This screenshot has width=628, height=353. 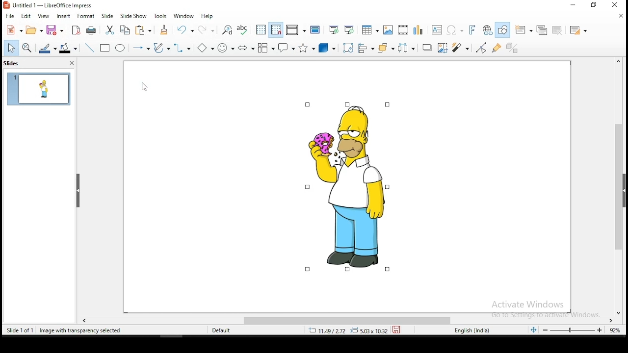 What do you see at coordinates (351, 29) in the screenshot?
I see `start from current slide` at bounding box center [351, 29].